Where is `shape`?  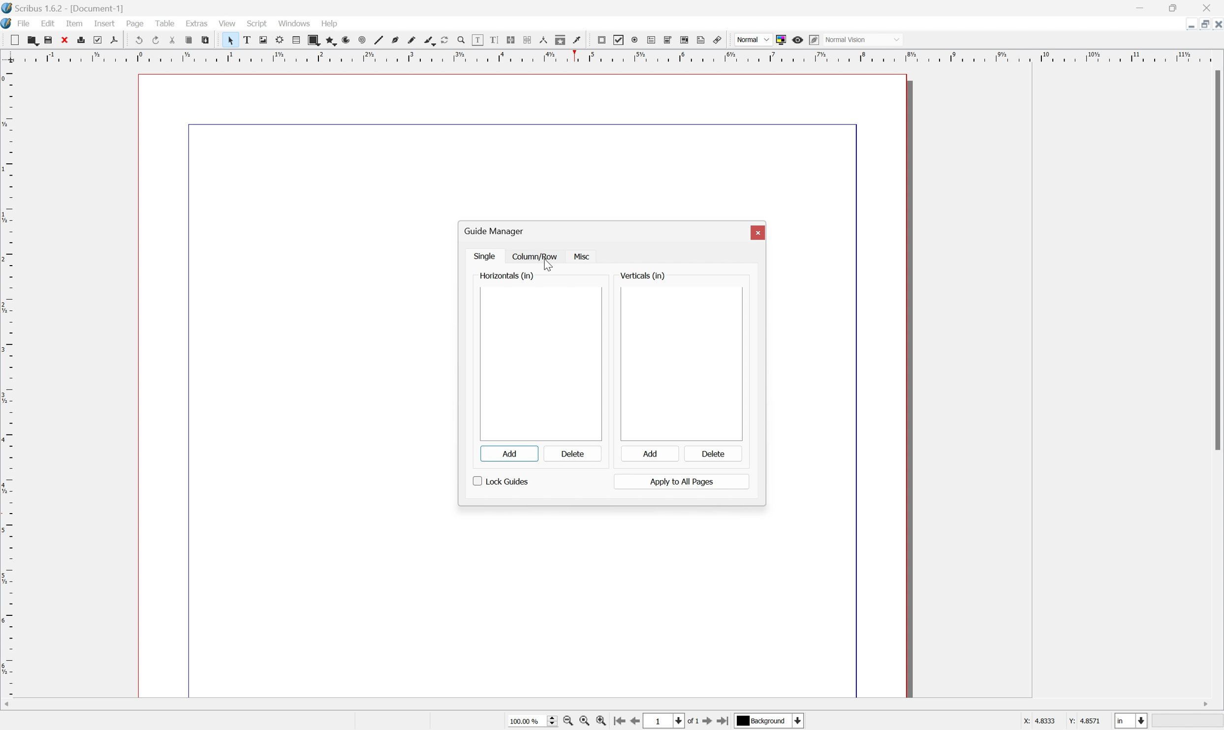 shape is located at coordinates (314, 41).